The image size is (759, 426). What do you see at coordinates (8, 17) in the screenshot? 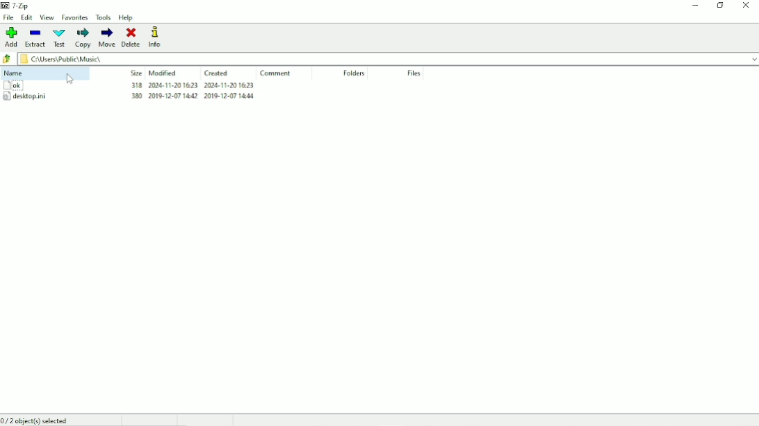
I see `File` at bounding box center [8, 17].